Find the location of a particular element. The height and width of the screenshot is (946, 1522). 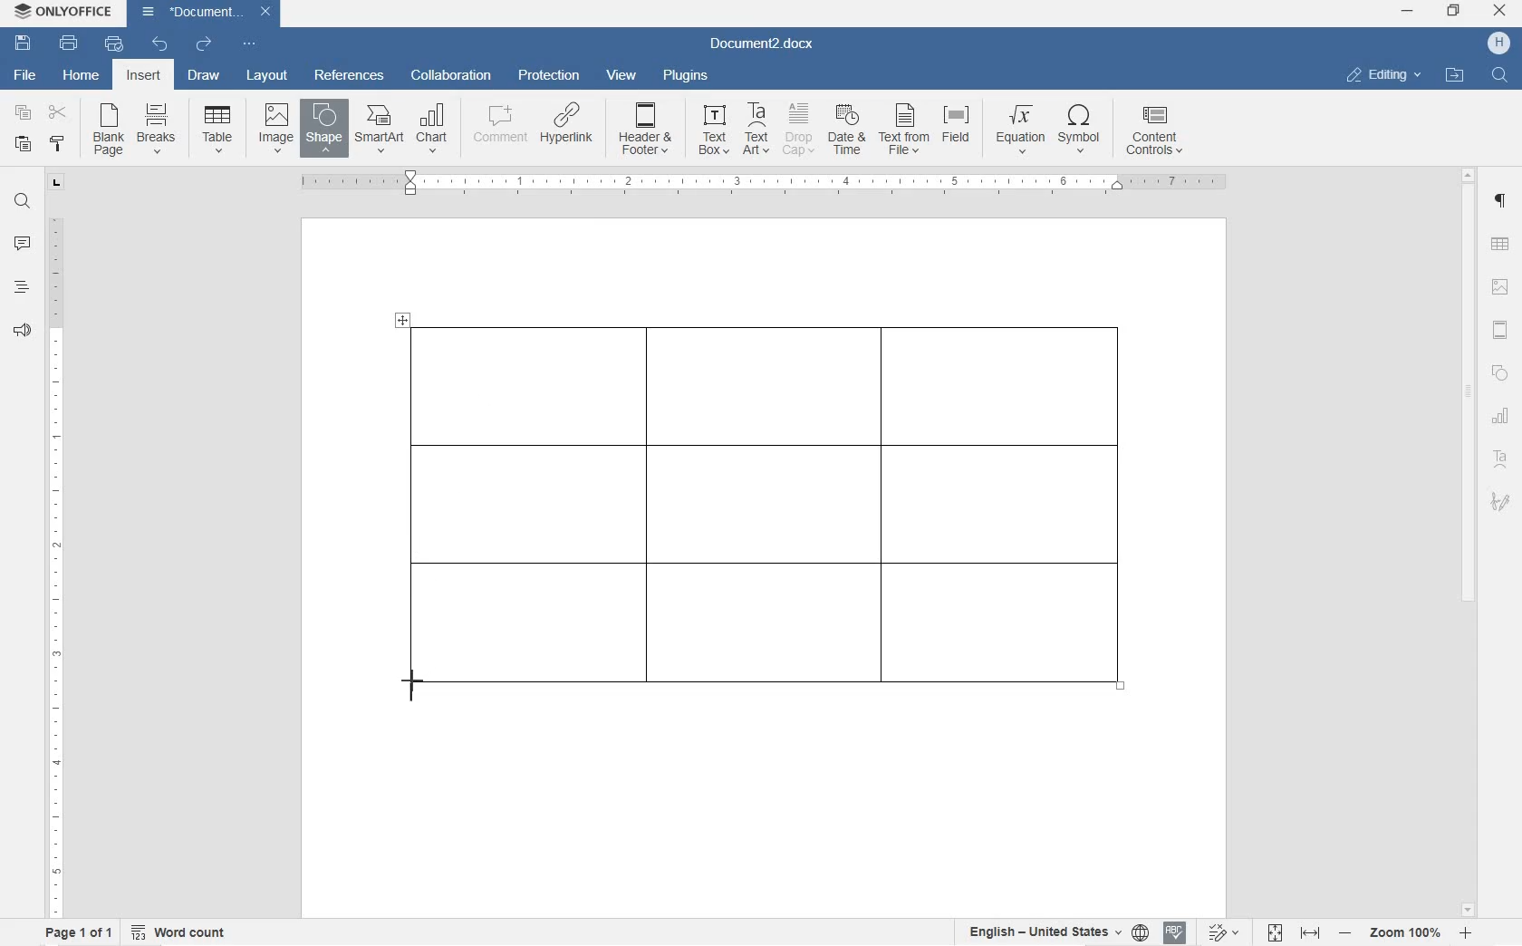

OPEN FILE LOCATION is located at coordinates (1457, 76).